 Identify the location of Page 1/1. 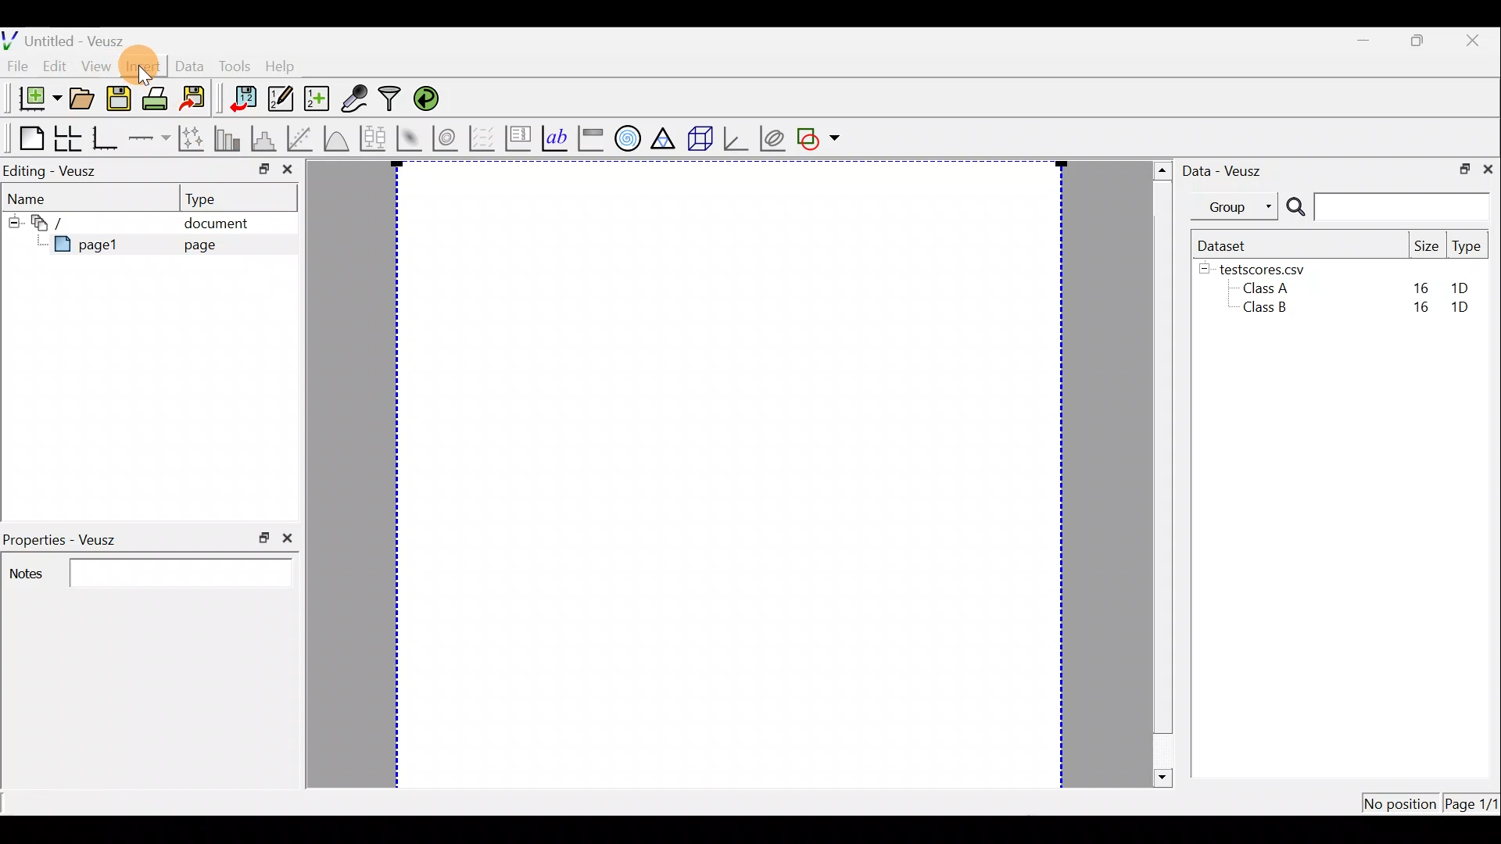
(1473, 803).